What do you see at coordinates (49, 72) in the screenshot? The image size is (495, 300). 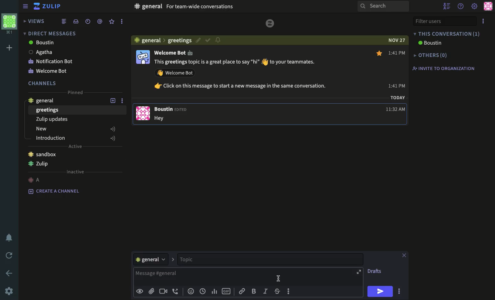 I see `welcome bot` at bounding box center [49, 72].